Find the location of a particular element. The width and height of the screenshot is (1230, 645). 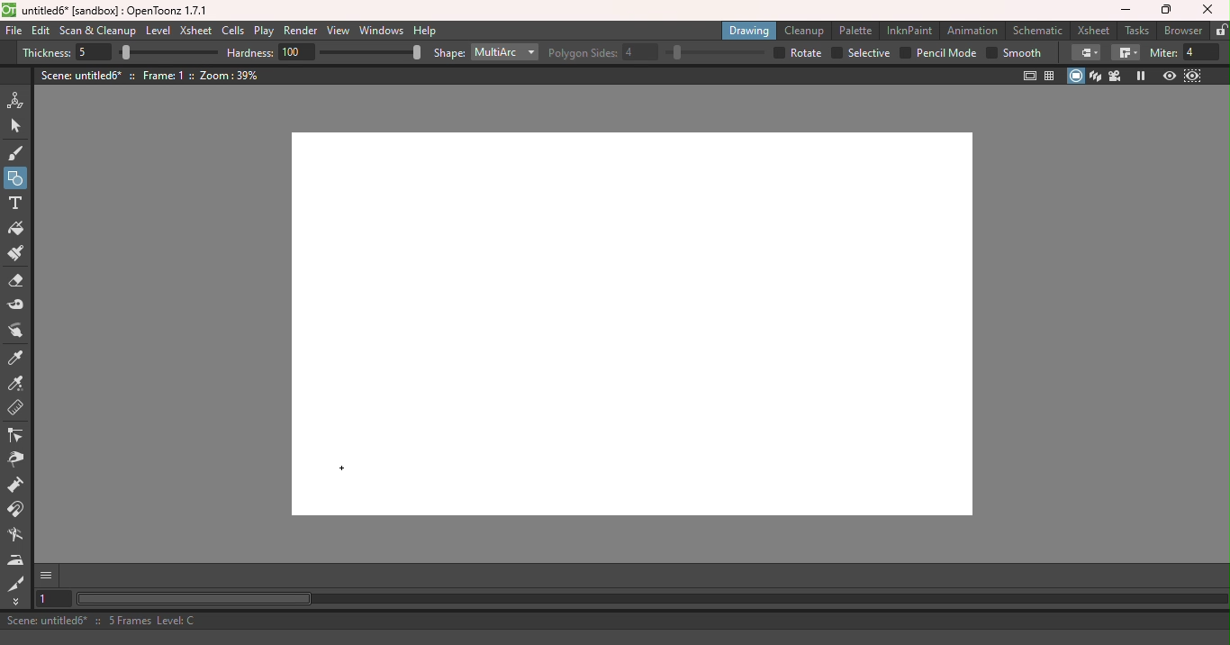

Xsheet is located at coordinates (1093, 30).